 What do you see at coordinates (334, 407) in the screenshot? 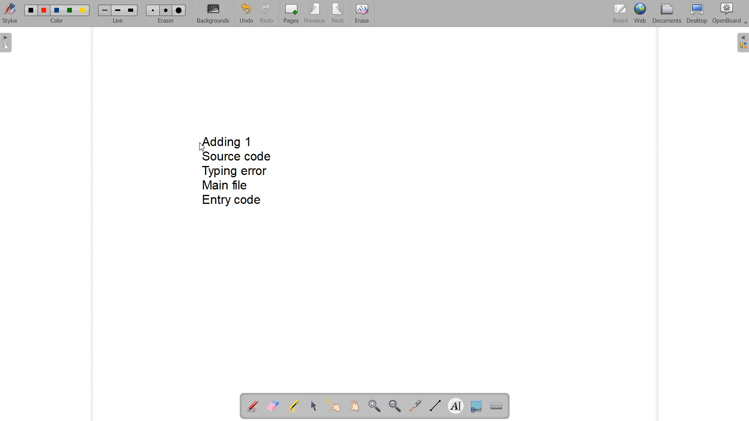
I see `Interact with items` at bounding box center [334, 407].